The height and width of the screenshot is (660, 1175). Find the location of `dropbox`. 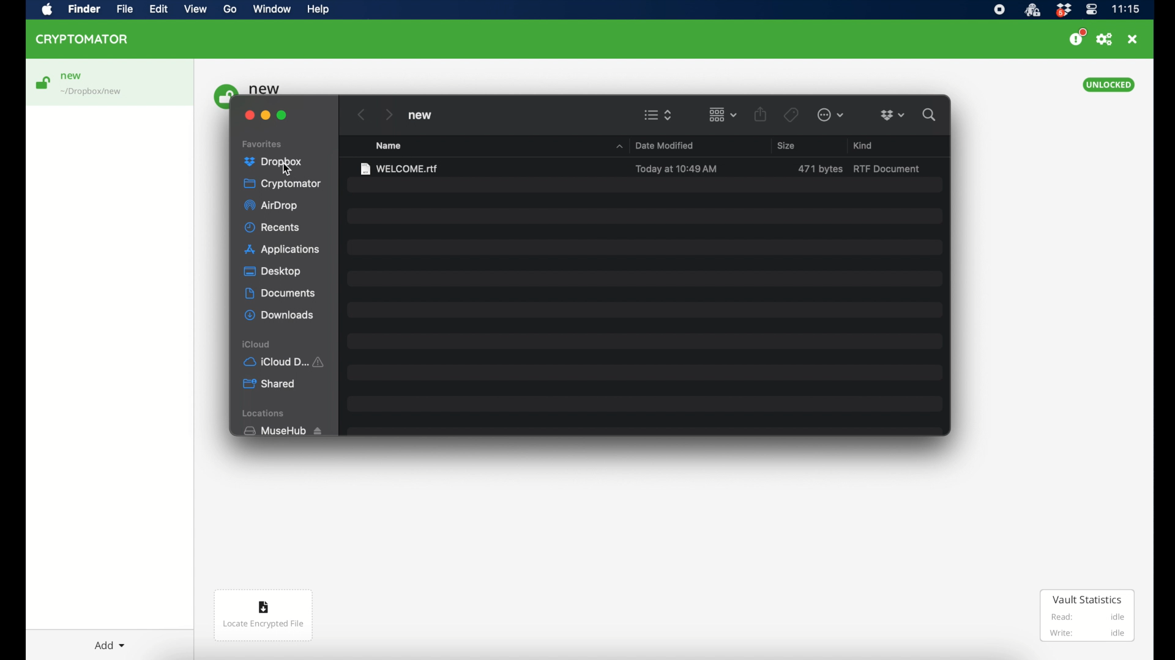

dropbox is located at coordinates (273, 162).